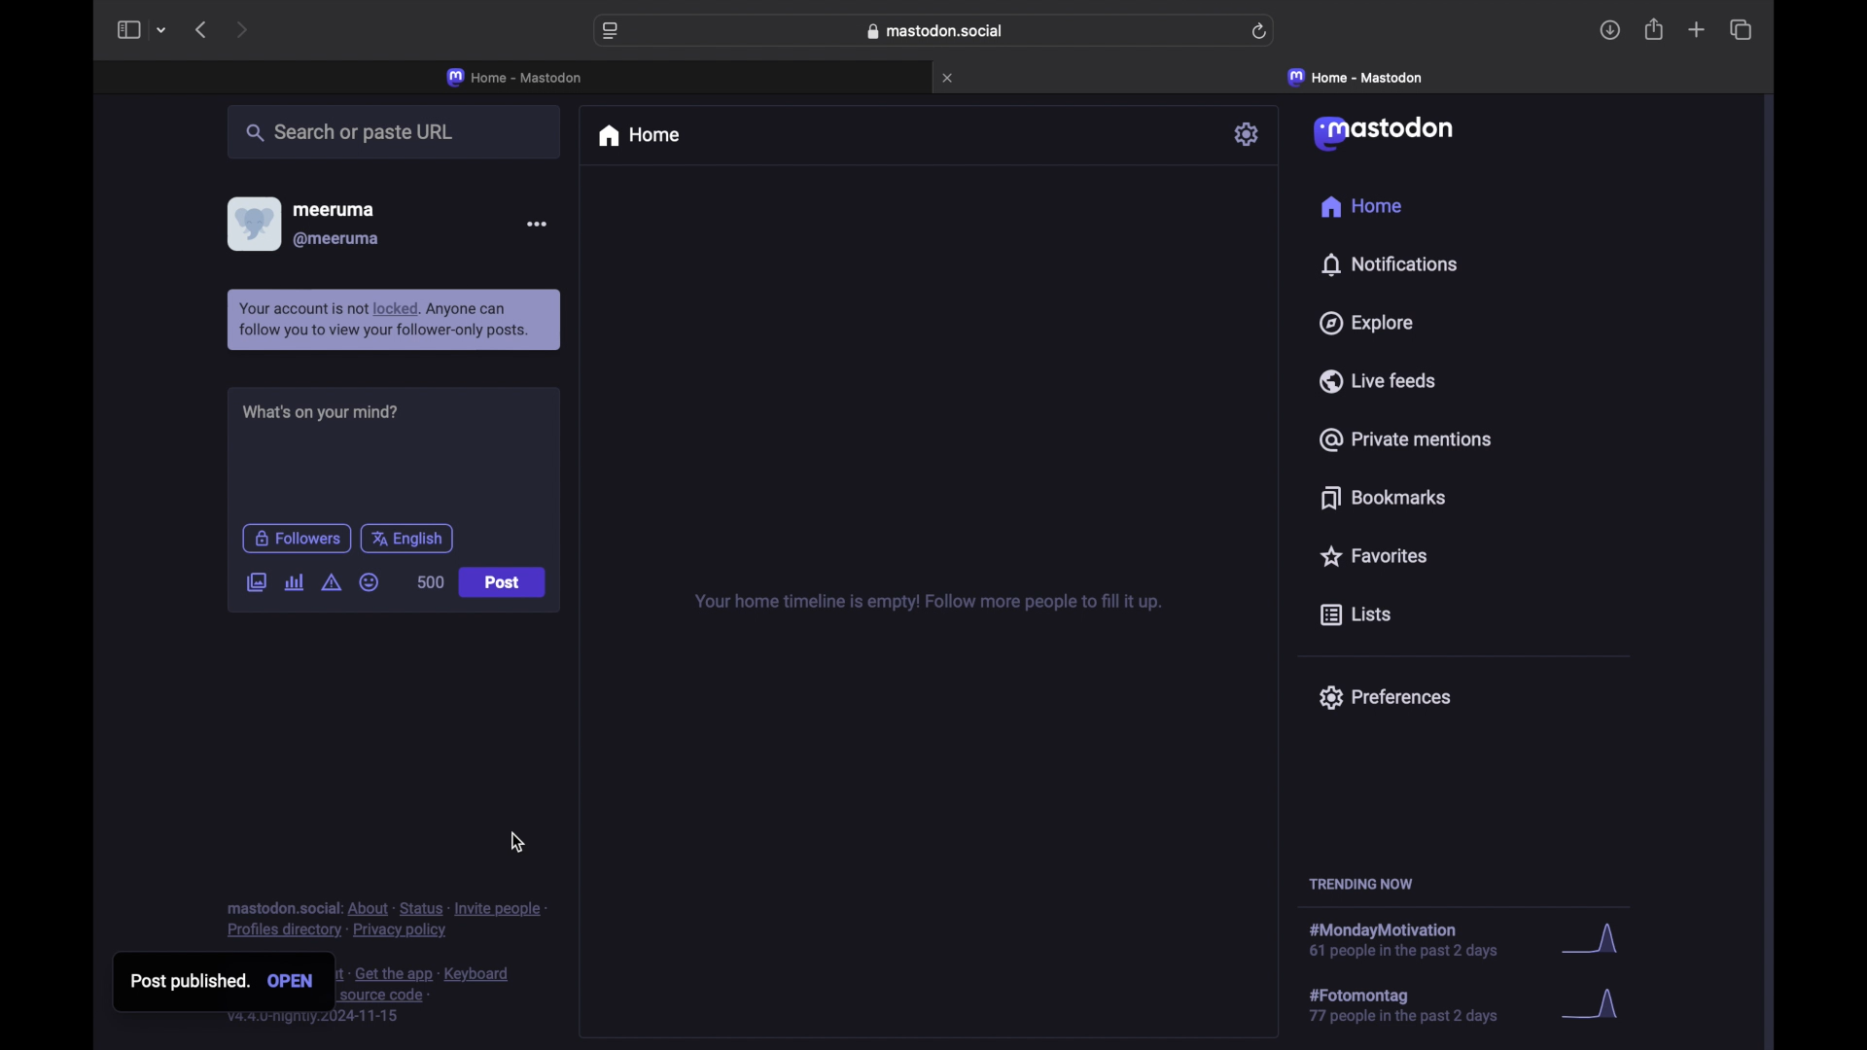 The height and width of the screenshot is (1050, 1867). What do you see at coordinates (928, 601) in the screenshot?
I see `your  home timeline is empty! follow more people to fill it up` at bounding box center [928, 601].